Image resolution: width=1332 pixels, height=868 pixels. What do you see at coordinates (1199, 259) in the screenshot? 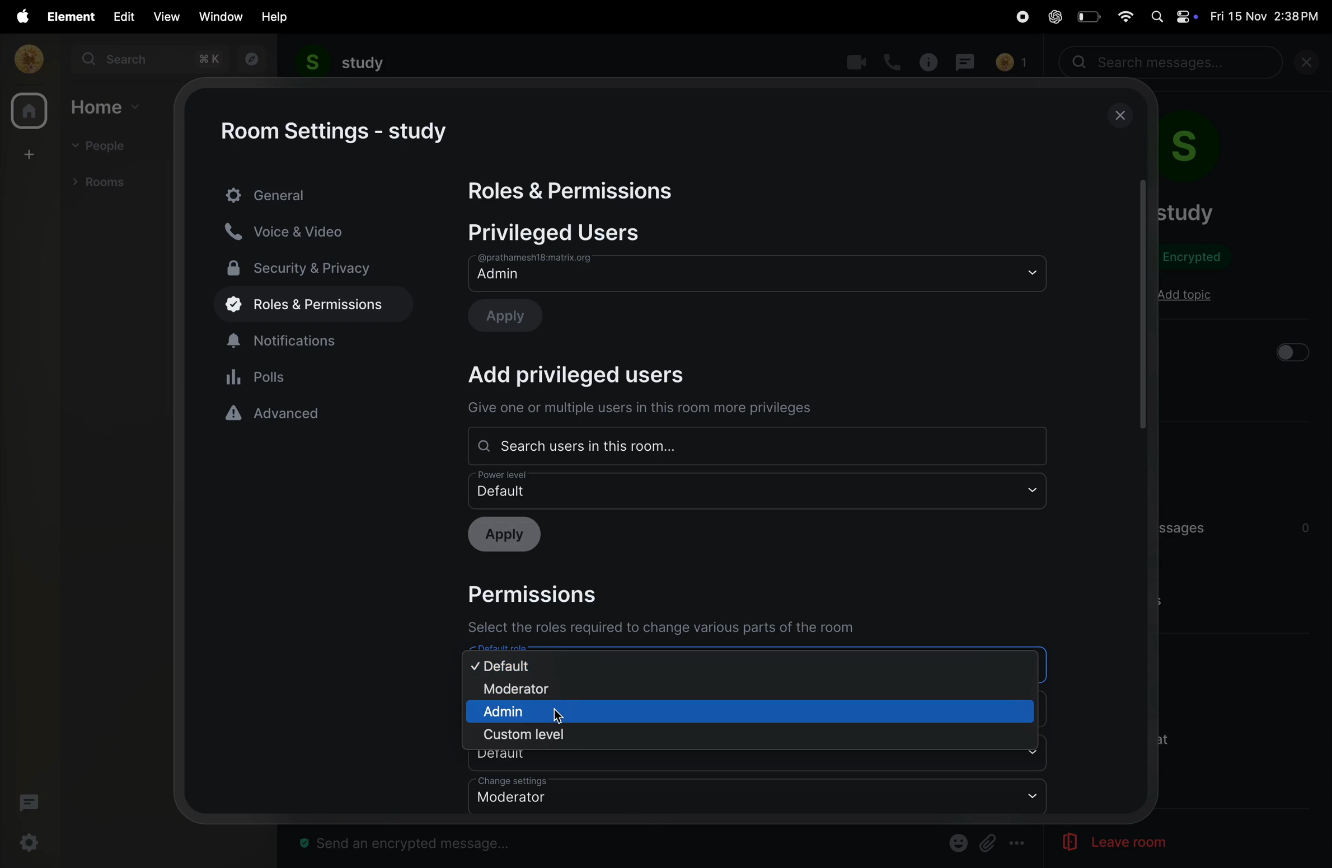
I see `encrypted` at bounding box center [1199, 259].